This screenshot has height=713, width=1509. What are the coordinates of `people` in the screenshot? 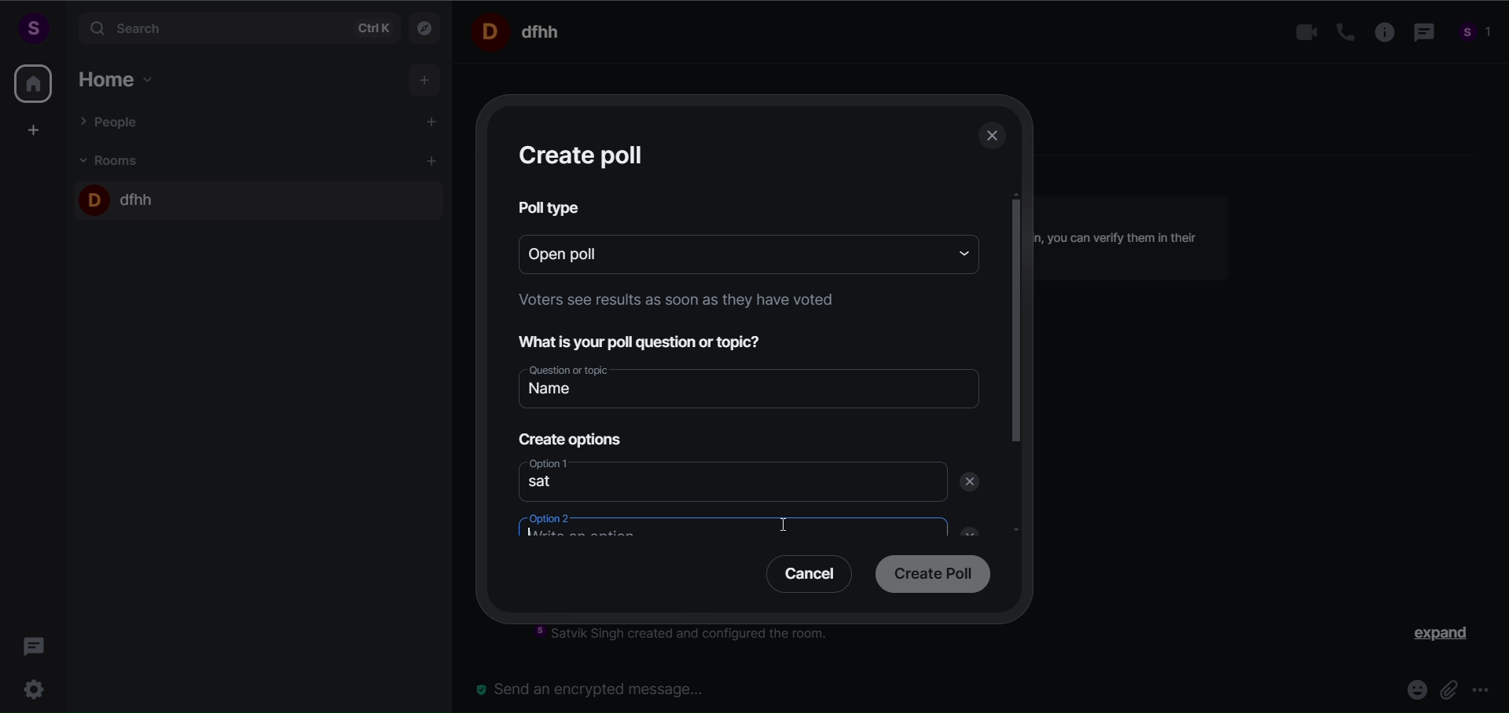 It's located at (112, 121).